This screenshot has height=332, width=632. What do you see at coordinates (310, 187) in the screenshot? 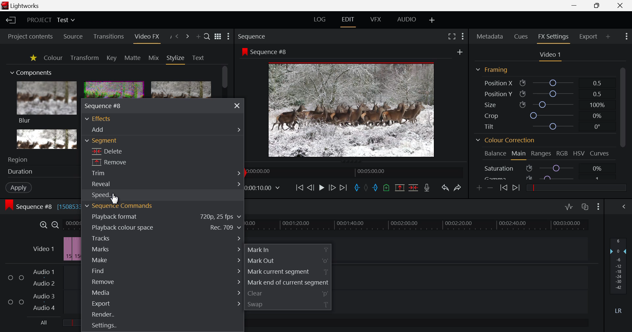
I see `Go Back` at bounding box center [310, 187].